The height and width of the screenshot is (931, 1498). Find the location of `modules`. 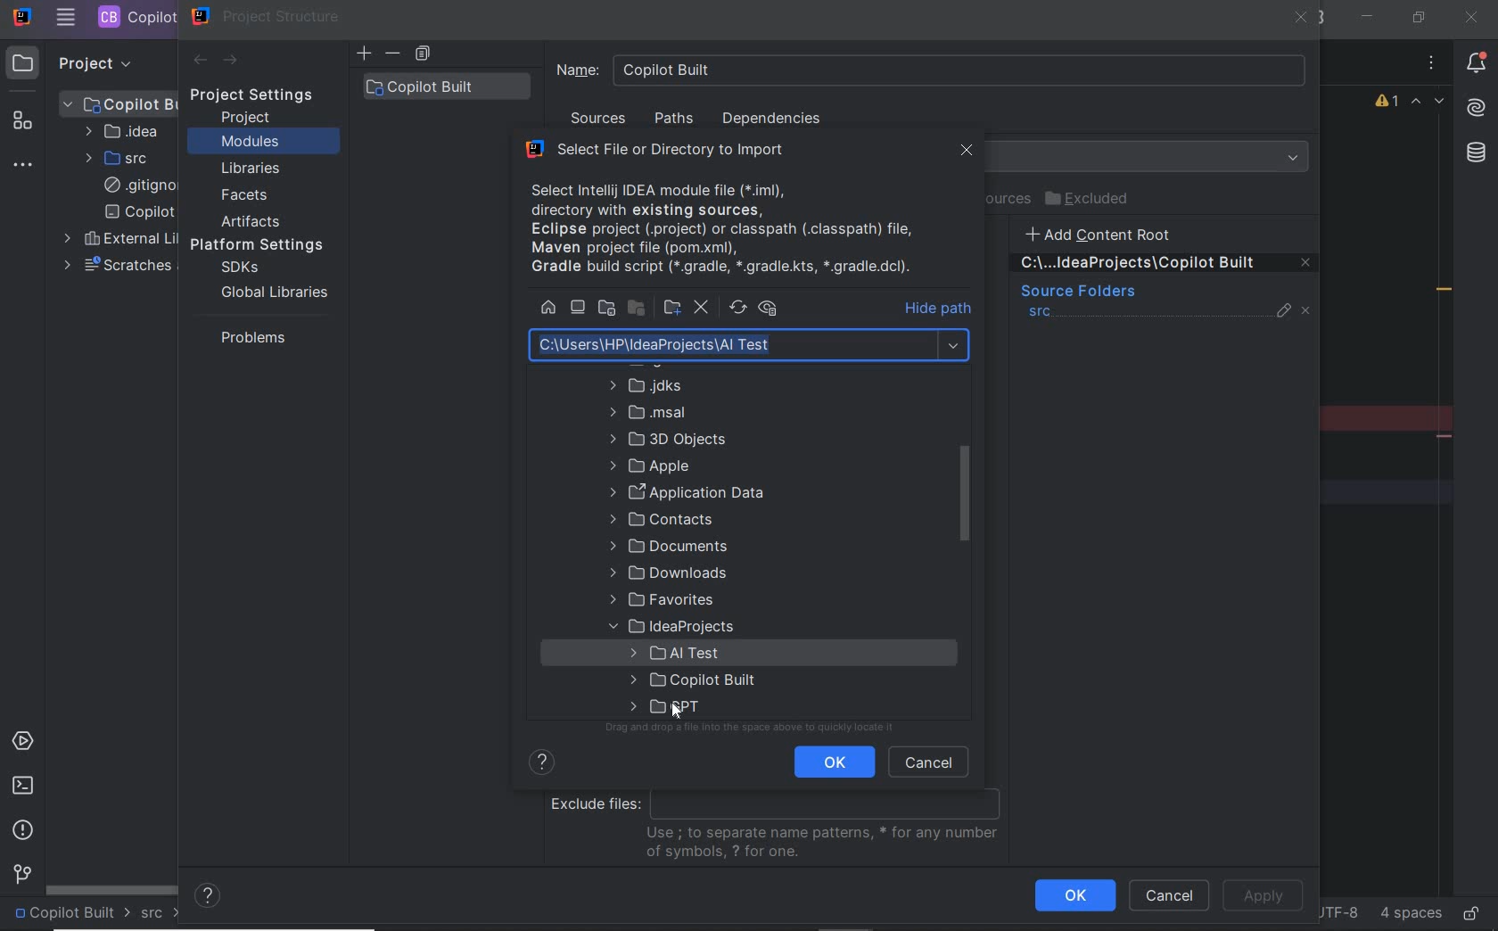

modules is located at coordinates (250, 143).